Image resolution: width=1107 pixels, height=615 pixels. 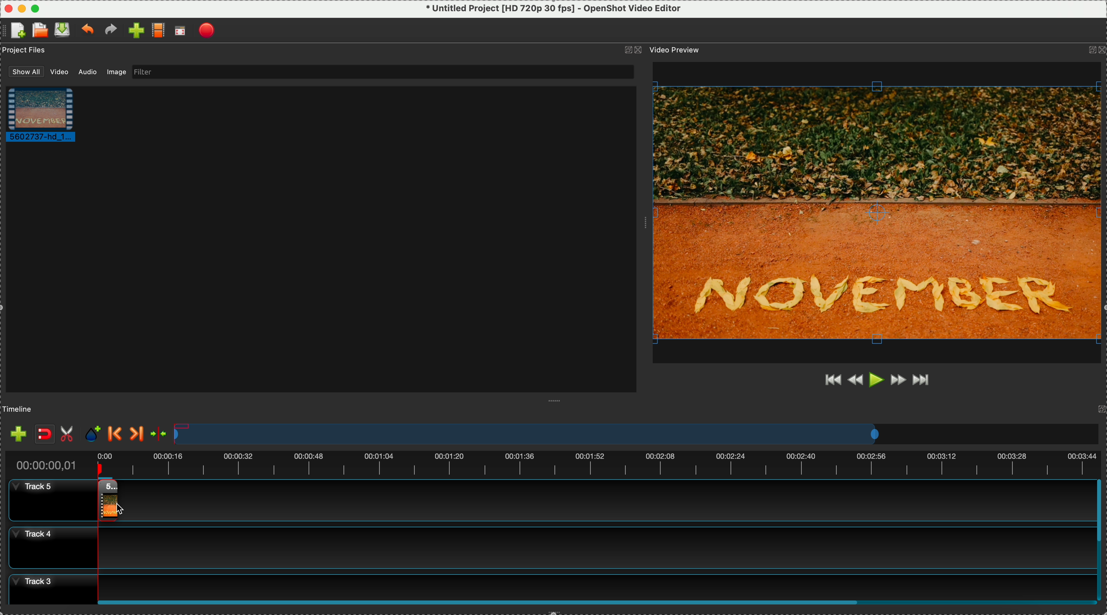 I want to click on timeline, so click(x=636, y=434).